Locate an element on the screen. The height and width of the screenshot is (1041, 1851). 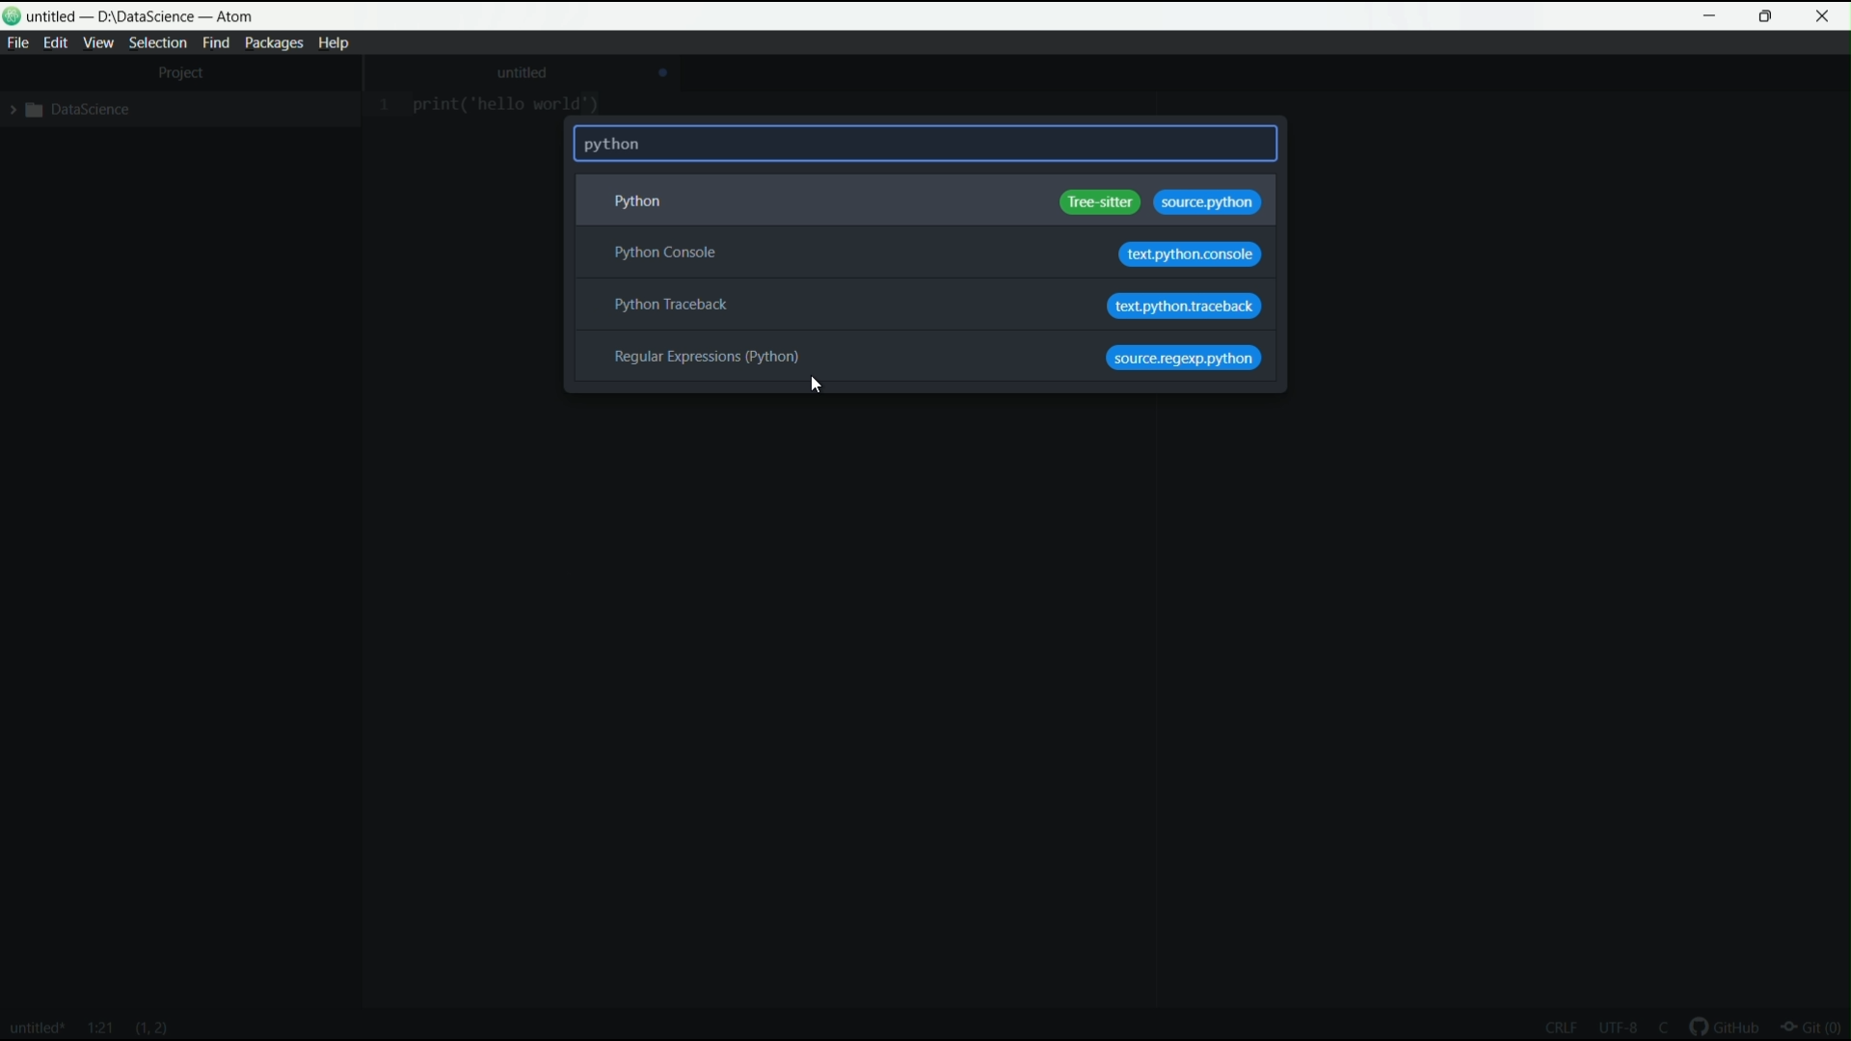
python console is located at coordinates (667, 254).